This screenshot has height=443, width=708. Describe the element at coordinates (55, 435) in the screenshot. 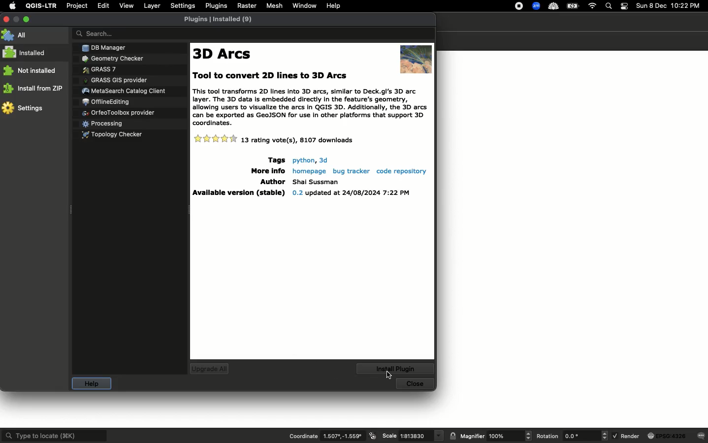

I see `Type to locate` at that location.